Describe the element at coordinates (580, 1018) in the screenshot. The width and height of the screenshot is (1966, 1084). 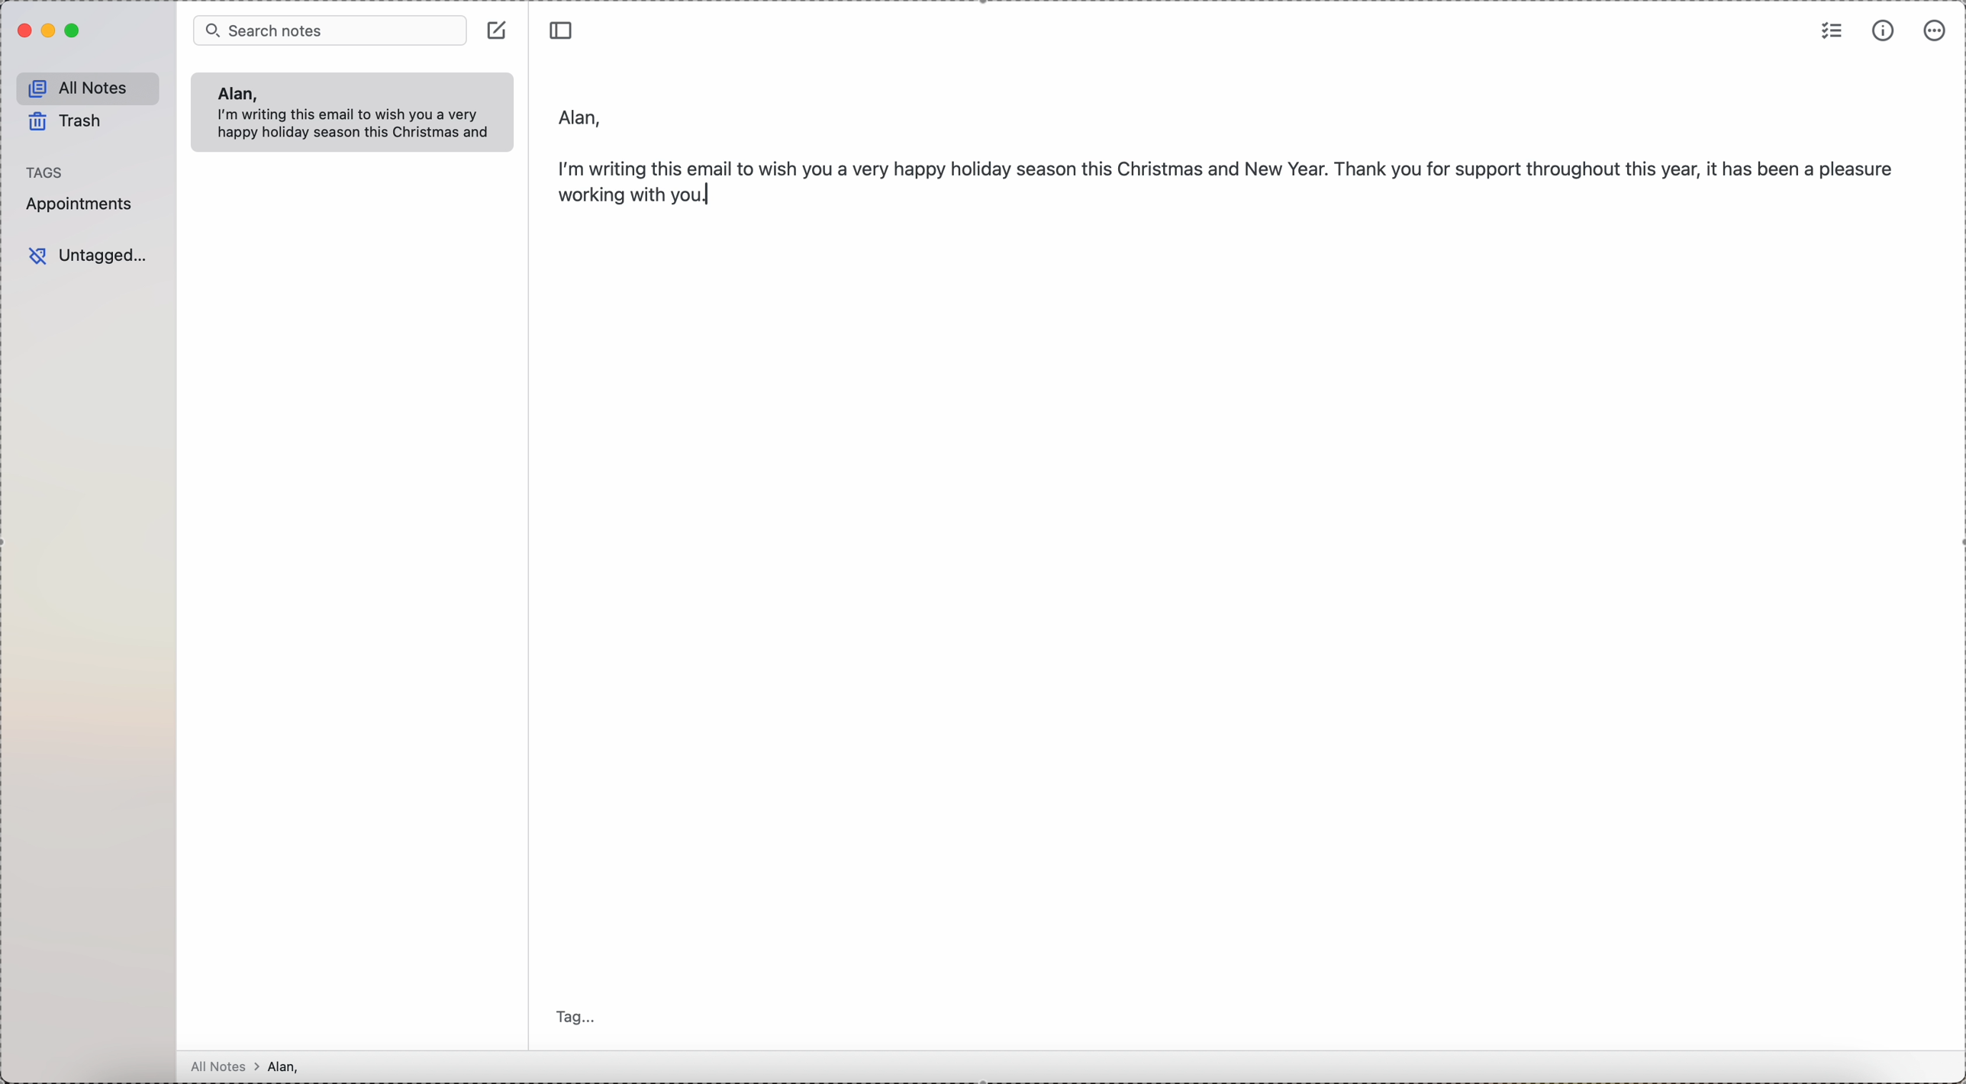
I see `tag` at that location.